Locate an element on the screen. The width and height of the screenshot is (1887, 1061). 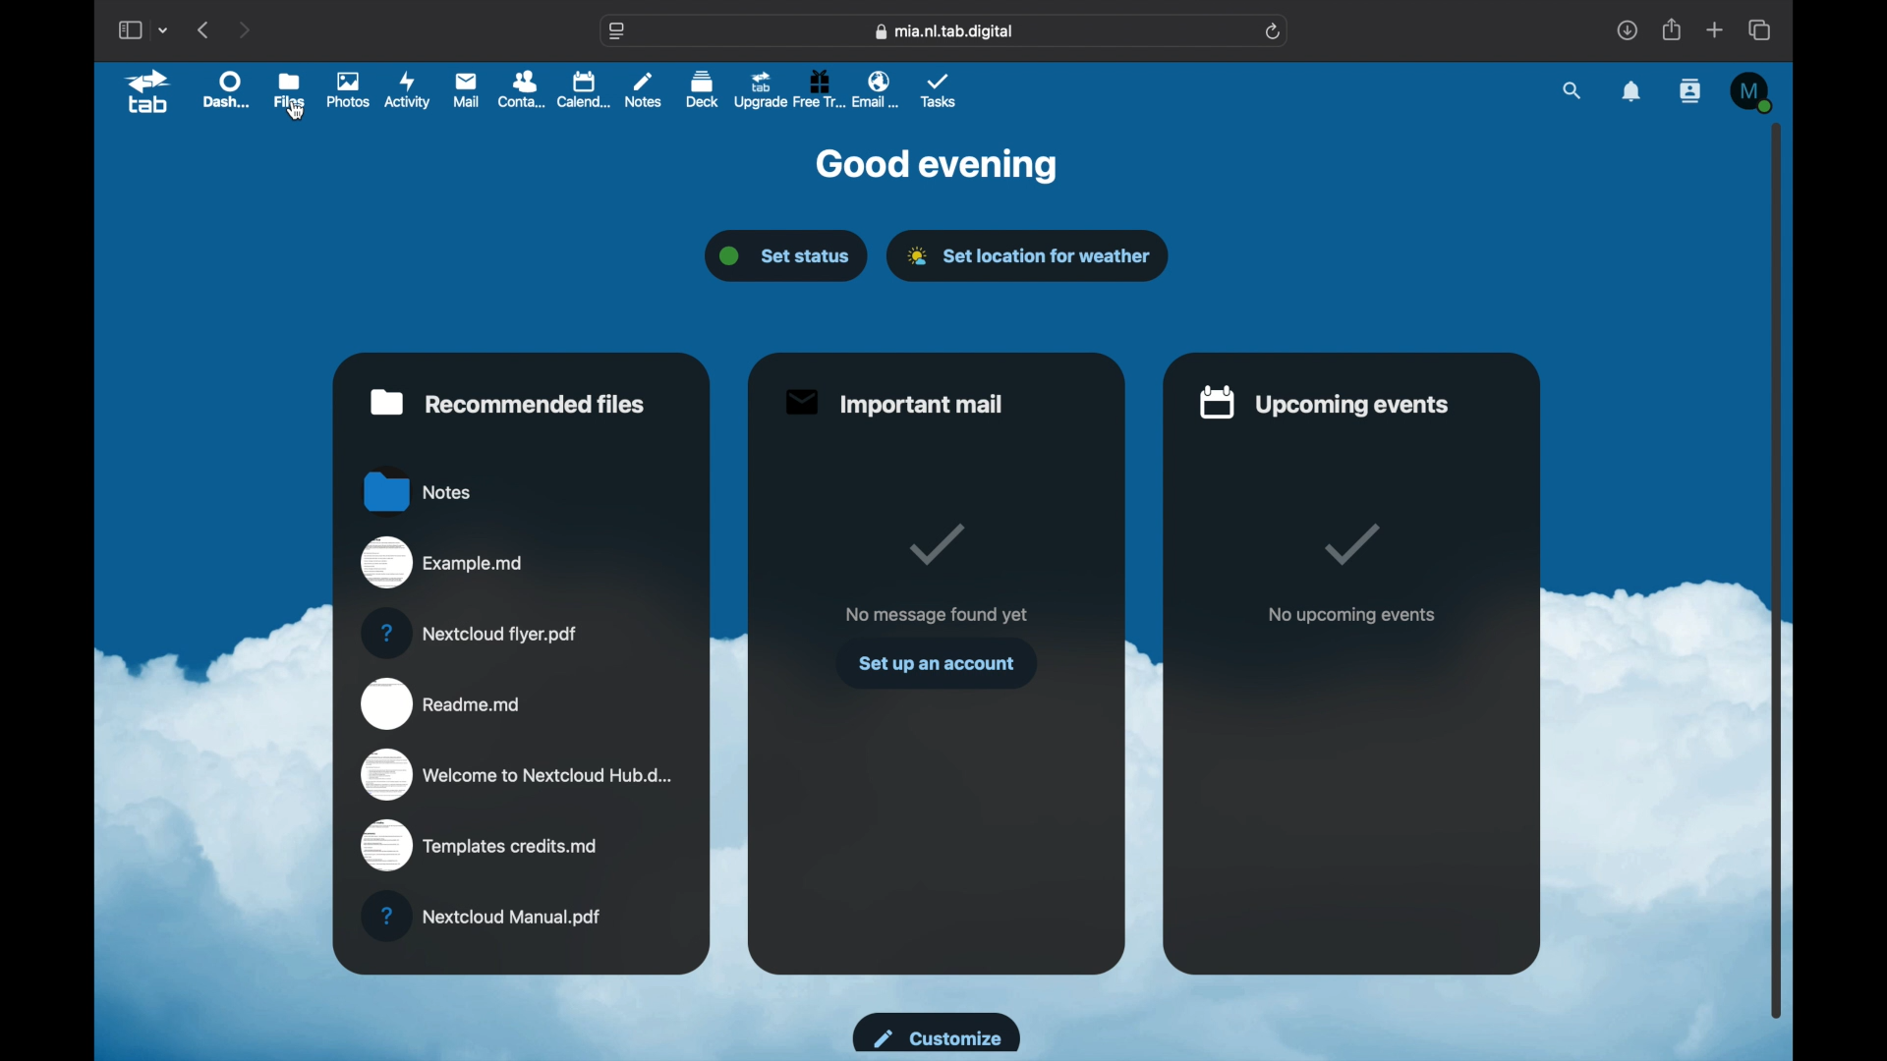
tick mark is located at coordinates (1350, 543).